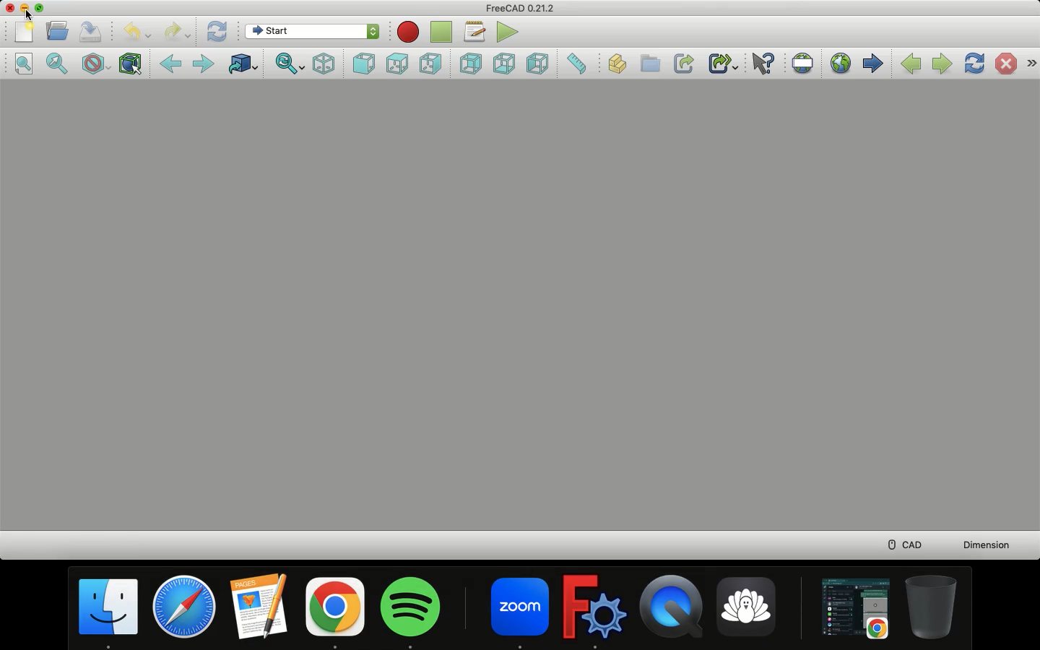  Describe the element at coordinates (840, 61) in the screenshot. I see `Open website` at that location.